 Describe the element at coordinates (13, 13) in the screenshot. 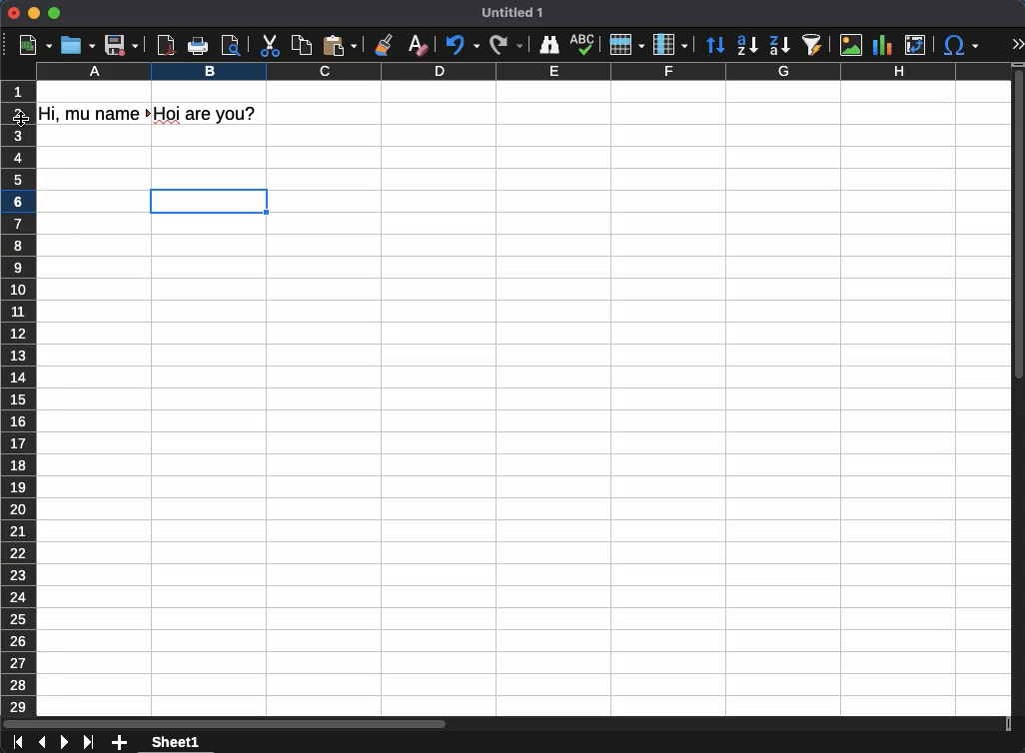

I see `close` at that location.